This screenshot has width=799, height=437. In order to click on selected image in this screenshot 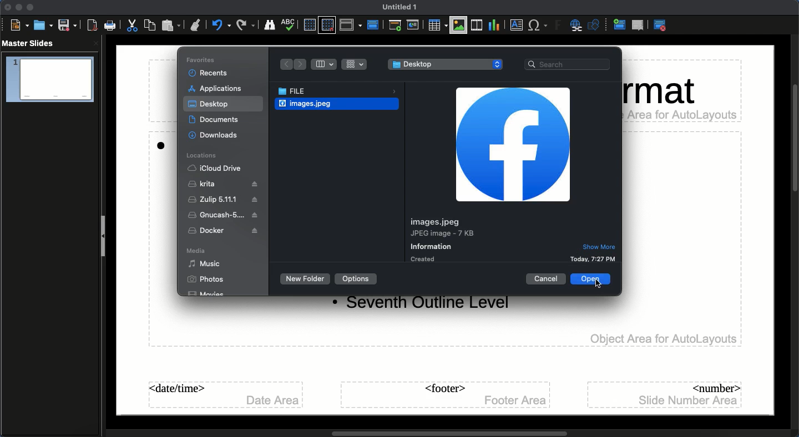, I will do `click(303, 104)`.